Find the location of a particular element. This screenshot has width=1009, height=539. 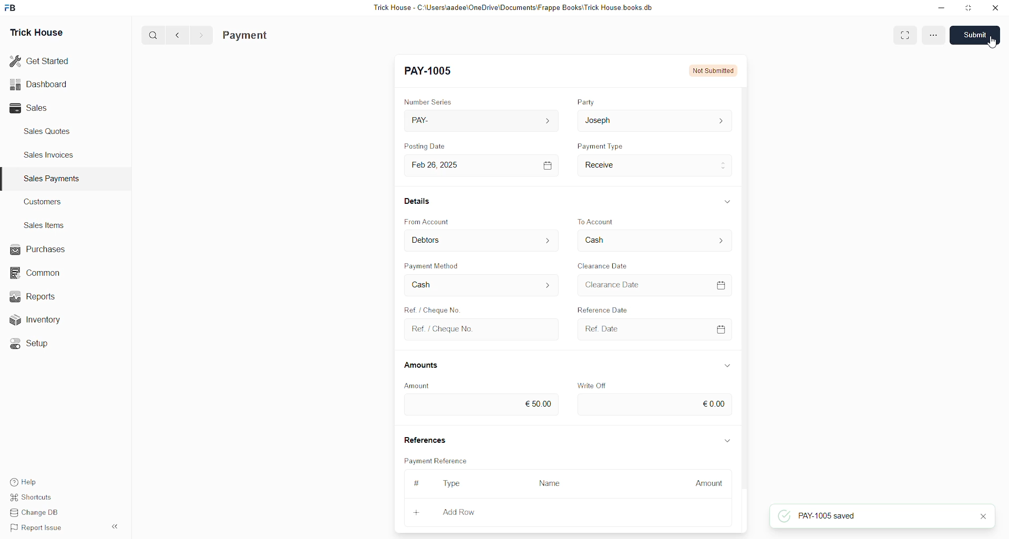

Payment is located at coordinates (245, 36).